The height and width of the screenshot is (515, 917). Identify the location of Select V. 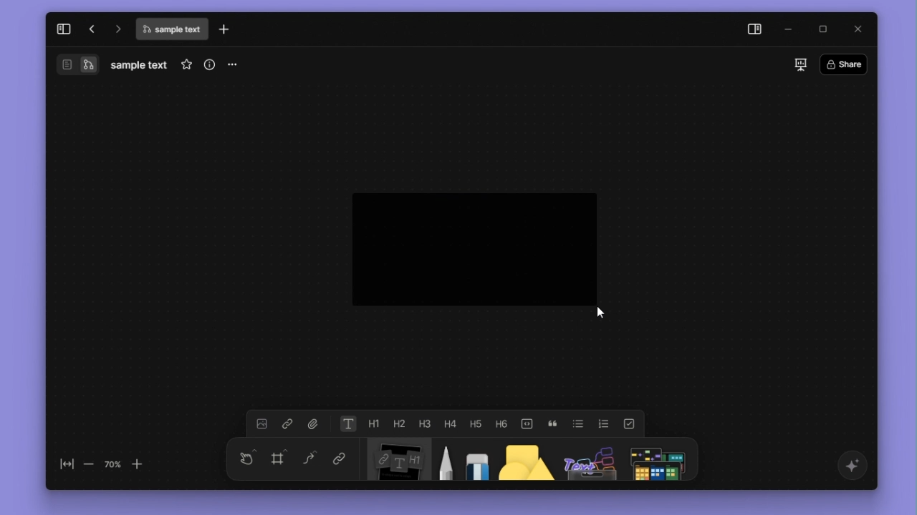
(244, 456).